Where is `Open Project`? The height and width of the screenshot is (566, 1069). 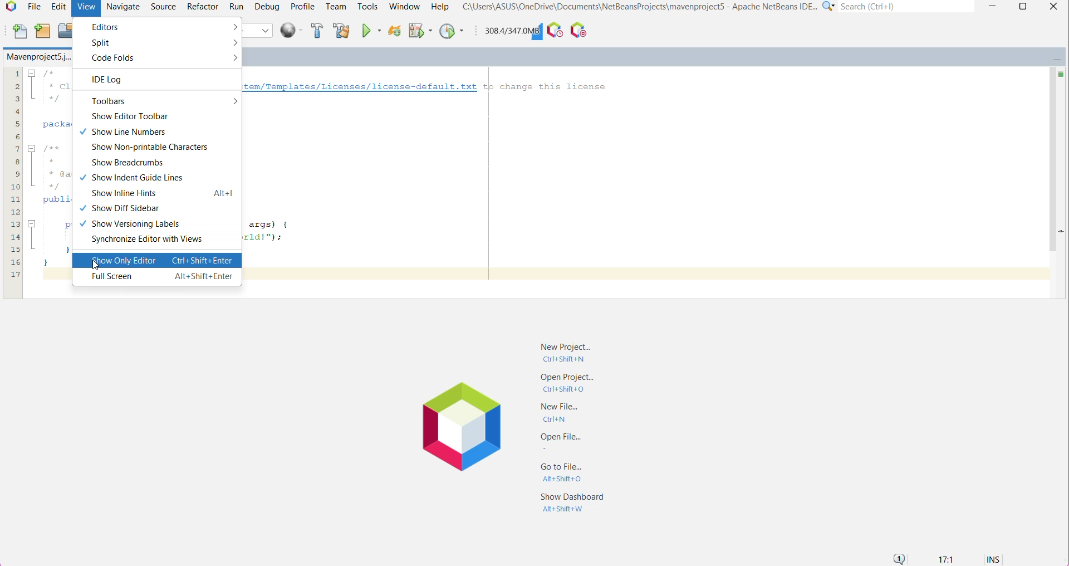 Open Project is located at coordinates (567, 383).